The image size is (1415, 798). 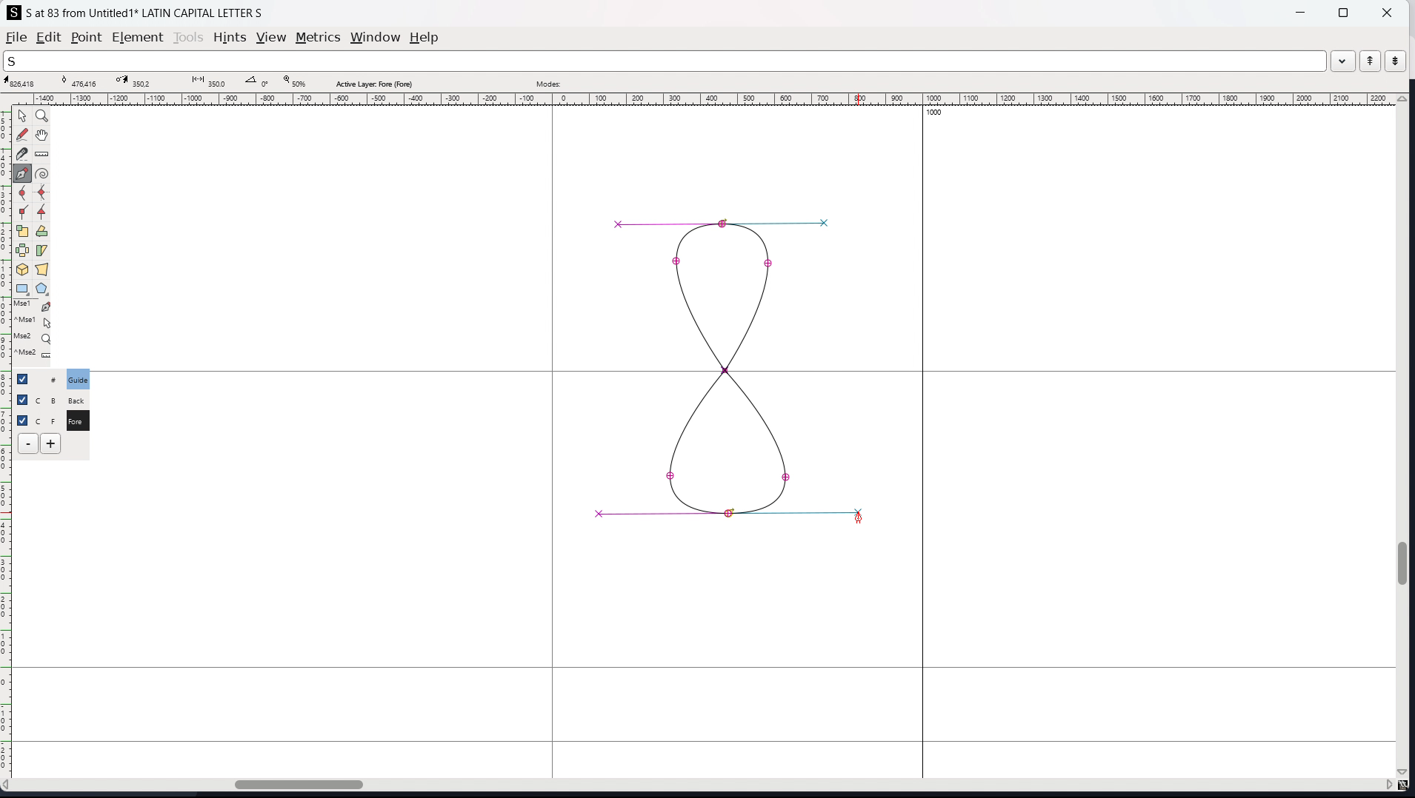 What do you see at coordinates (22, 251) in the screenshot?
I see `flip the selection` at bounding box center [22, 251].